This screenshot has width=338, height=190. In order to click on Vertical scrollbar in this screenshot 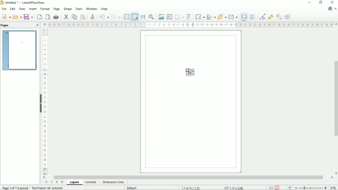, I will do `click(335, 99)`.